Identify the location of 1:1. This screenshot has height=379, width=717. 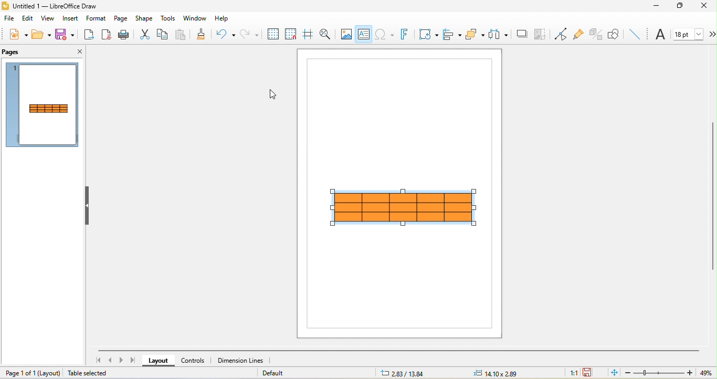
(568, 373).